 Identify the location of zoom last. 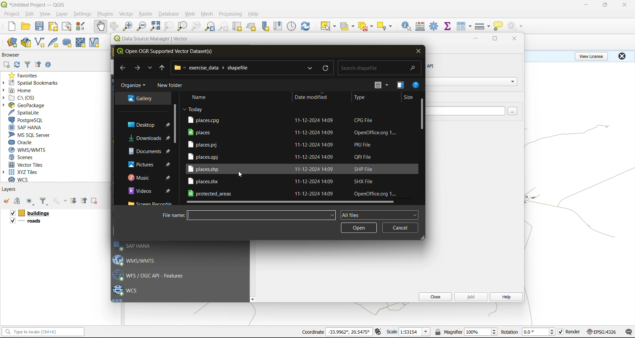
(210, 26).